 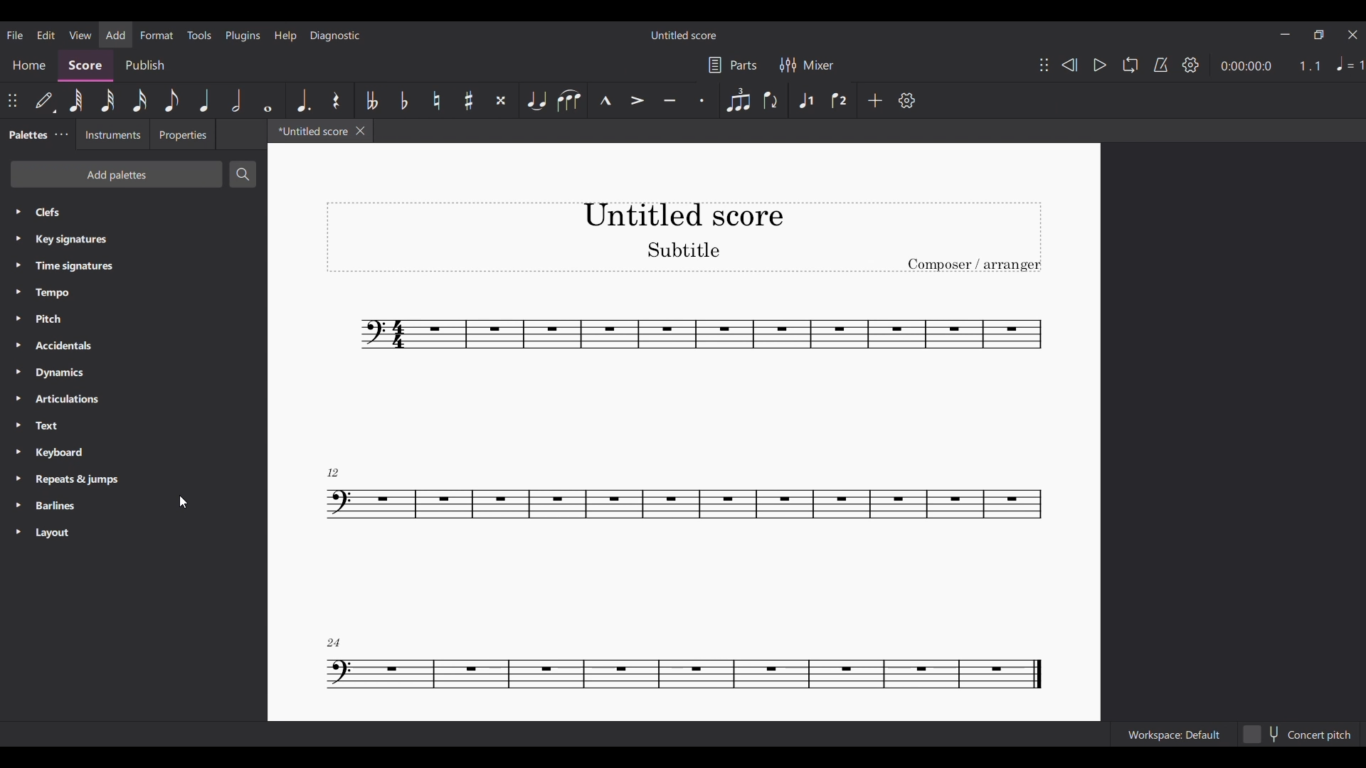 I want to click on search, so click(x=240, y=174).